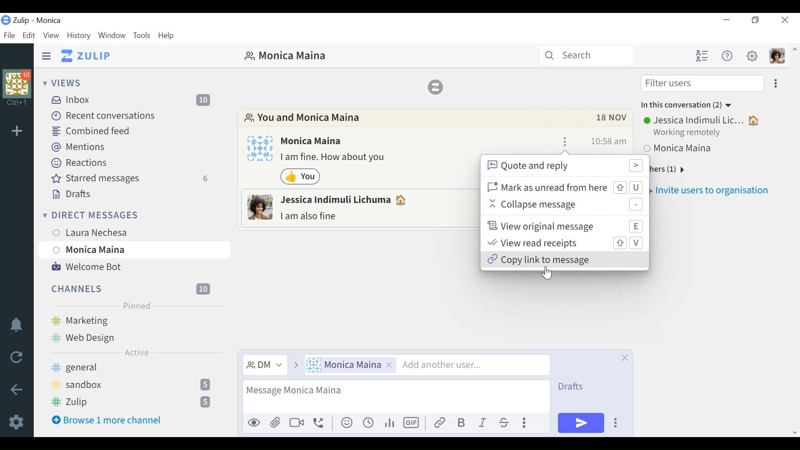  What do you see at coordinates (335, 158) in the screenshot?
I see `I am fine. How about you` at bounding box center [335, 158].